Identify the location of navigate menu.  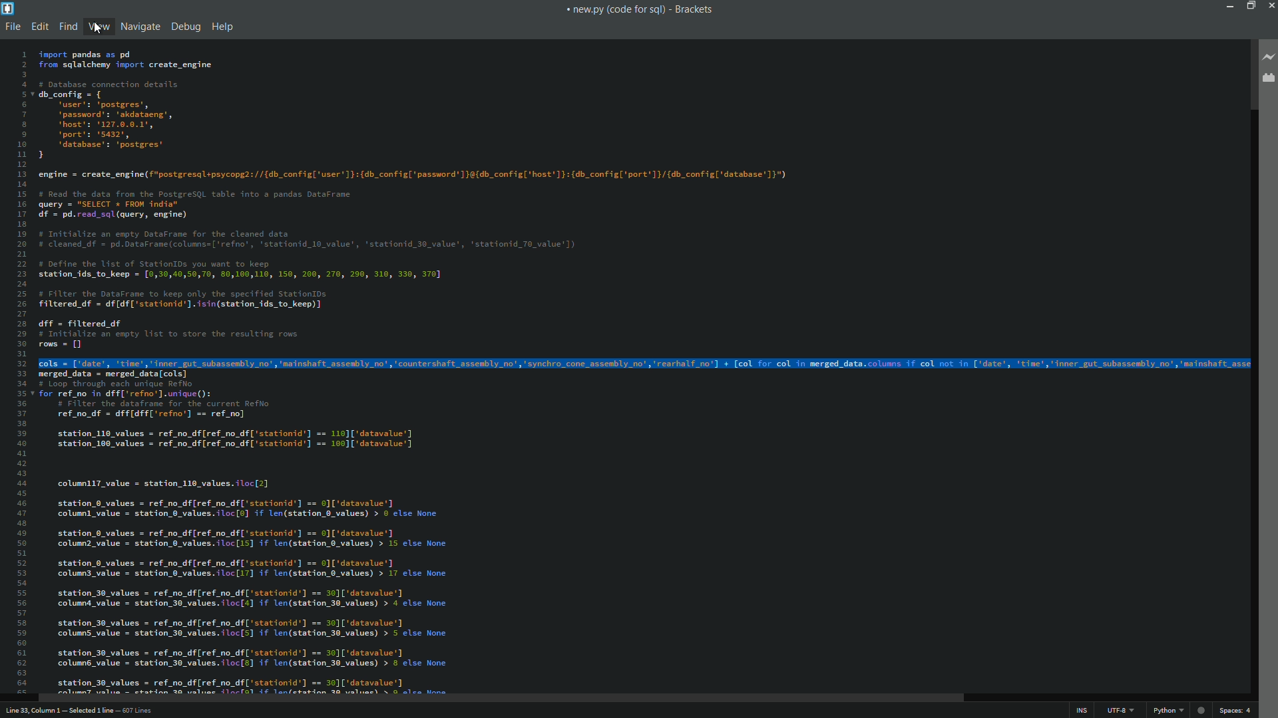
(138, 27).